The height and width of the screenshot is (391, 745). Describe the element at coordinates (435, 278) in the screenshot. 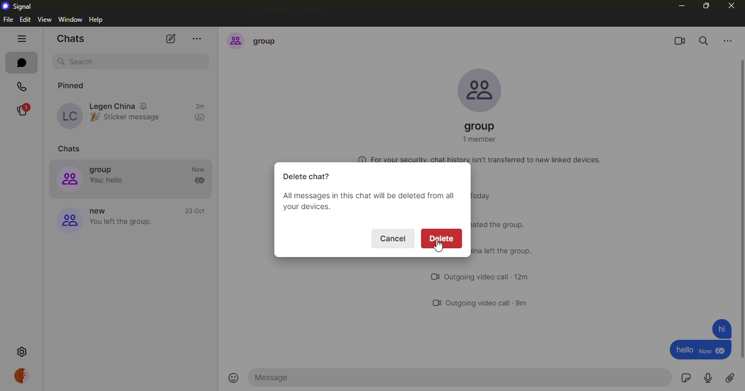

I see `video call logo` at that location.